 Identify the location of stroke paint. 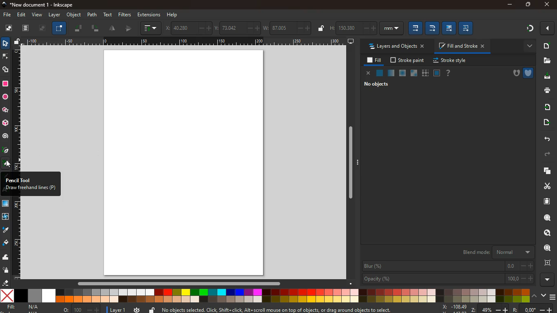
(408, 60).